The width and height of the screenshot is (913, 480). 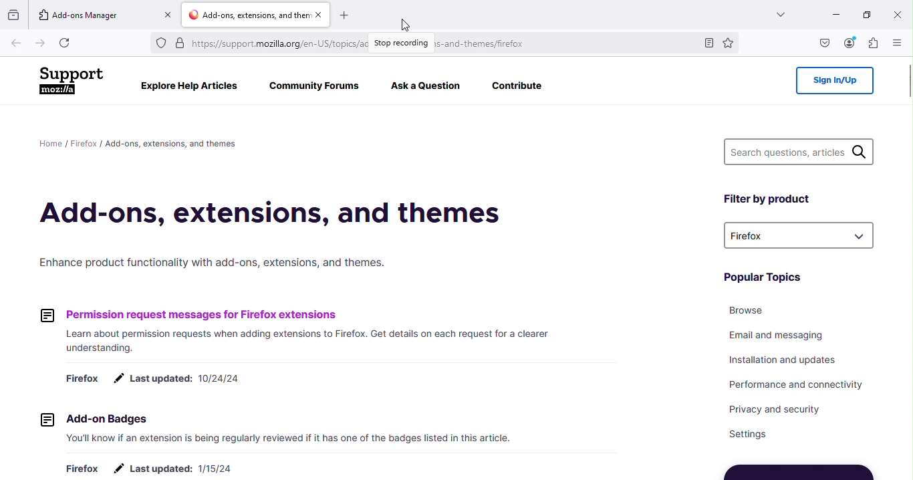 What do you see at coordinates (756, 312) in the screenshot?
I see `Browse` at bounding box center [756, 312].